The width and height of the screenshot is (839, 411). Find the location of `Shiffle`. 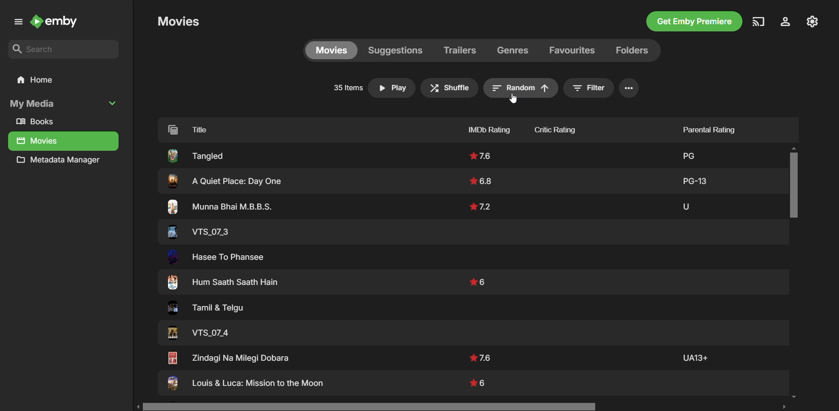

Shiffle is located at coordinates (448, 87).